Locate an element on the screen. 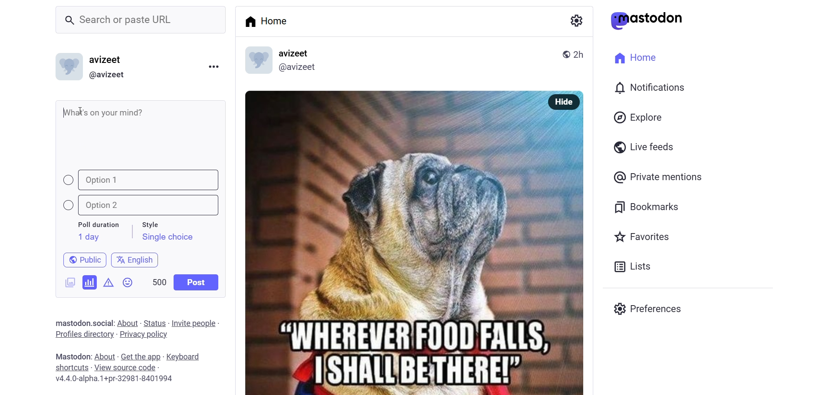  post is located at coordinates (197, 282).